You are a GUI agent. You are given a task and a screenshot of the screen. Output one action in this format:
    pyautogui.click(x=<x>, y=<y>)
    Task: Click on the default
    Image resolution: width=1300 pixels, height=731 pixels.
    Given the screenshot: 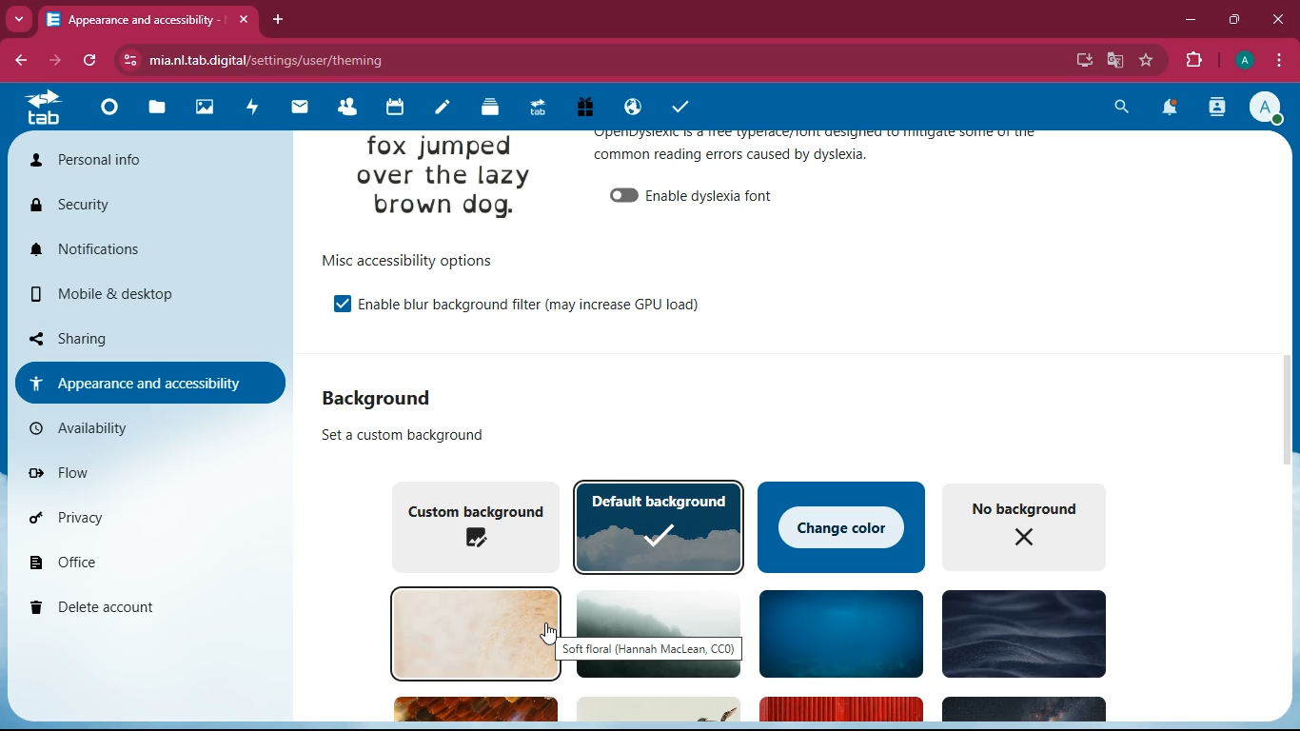 What is the action you would take?
    pyautogui.click(x=656, y=523)
    